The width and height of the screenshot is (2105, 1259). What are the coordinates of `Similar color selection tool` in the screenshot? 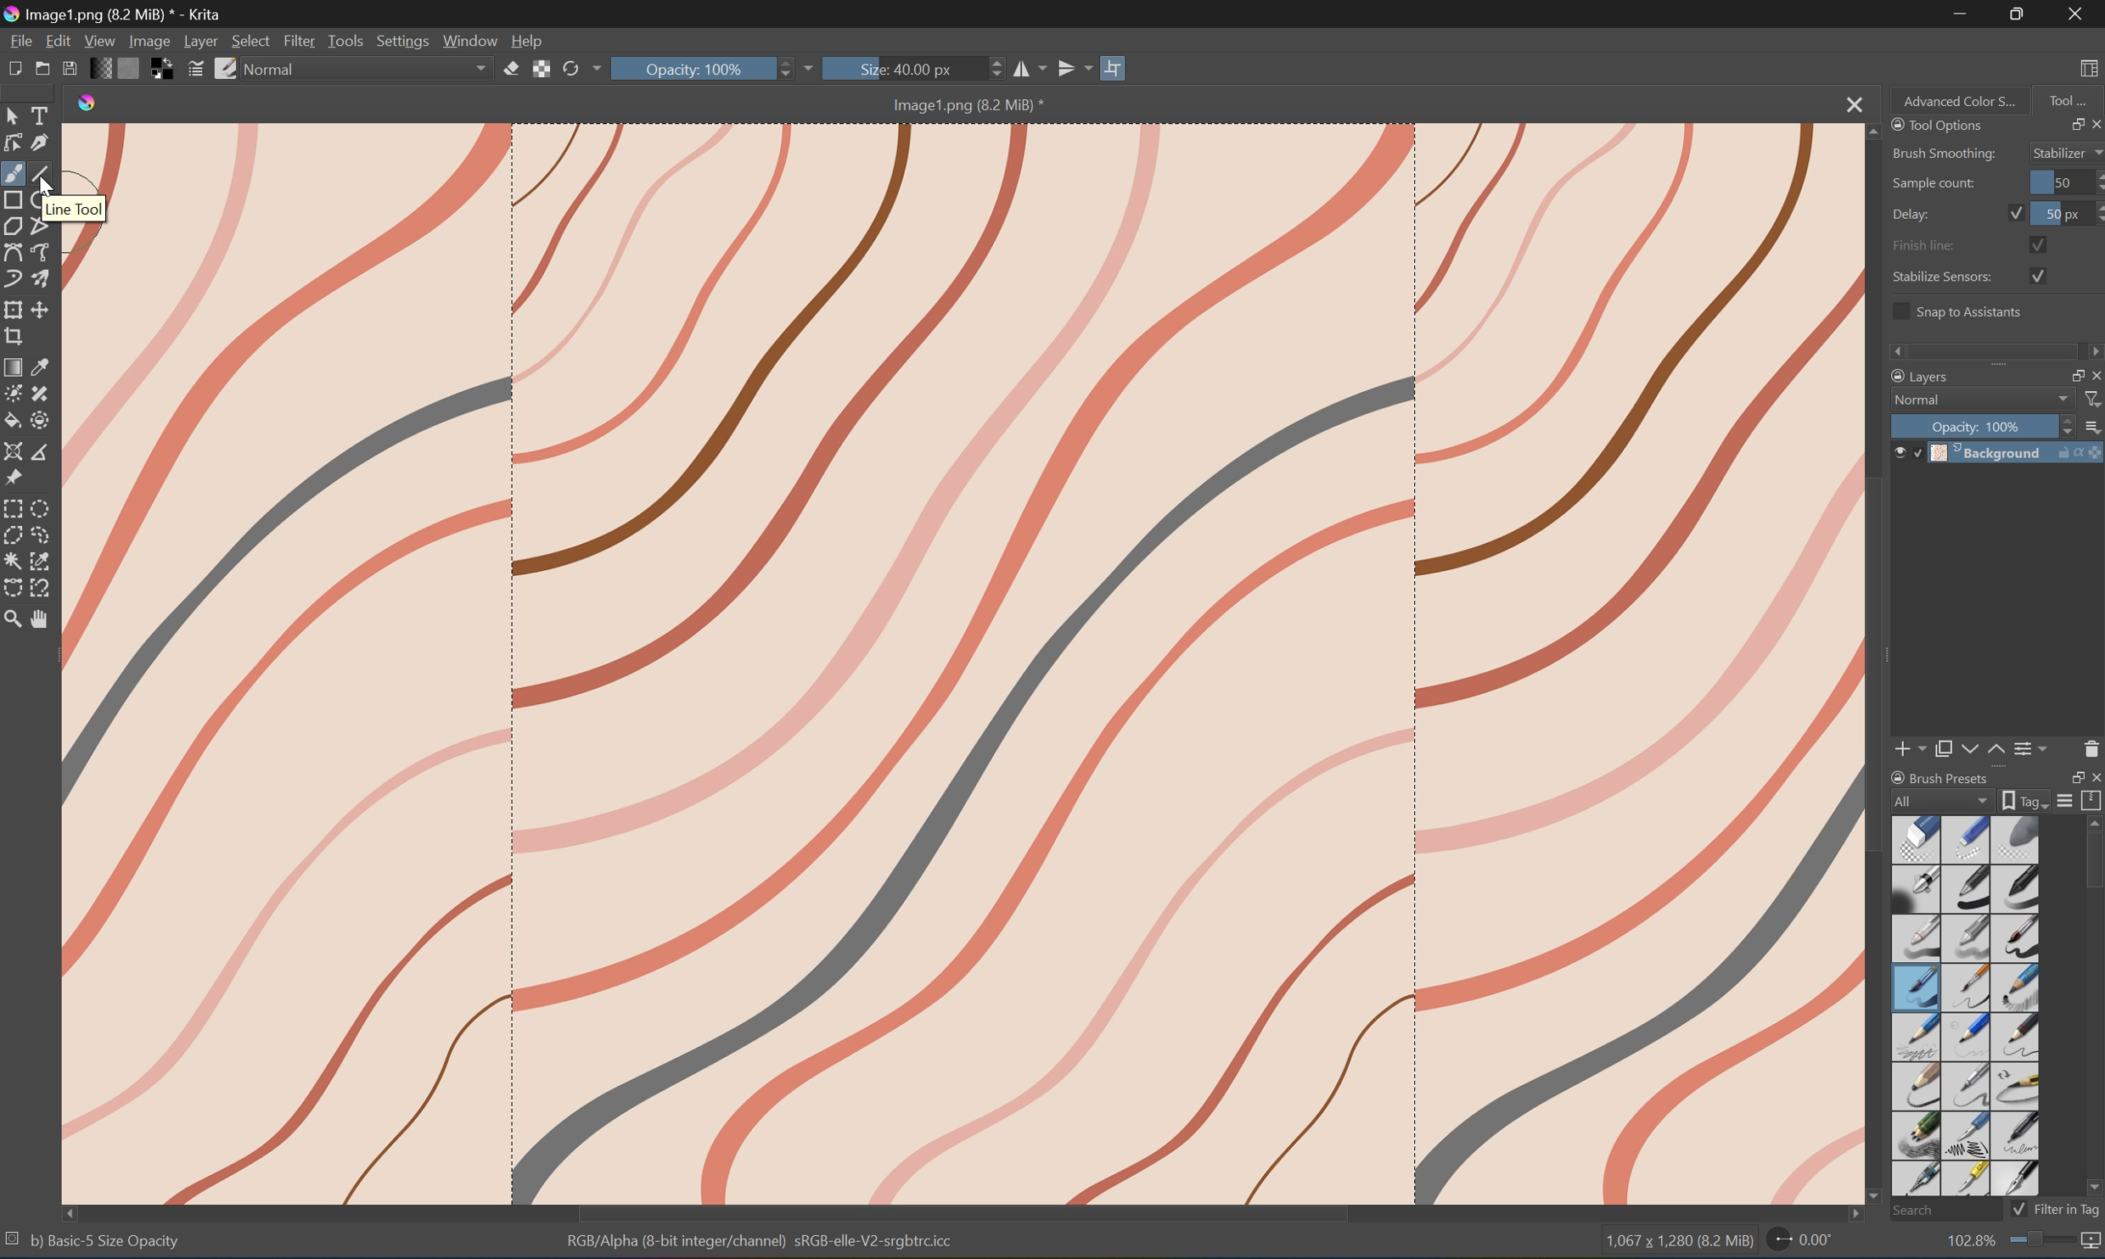 It's located at (42, 561).